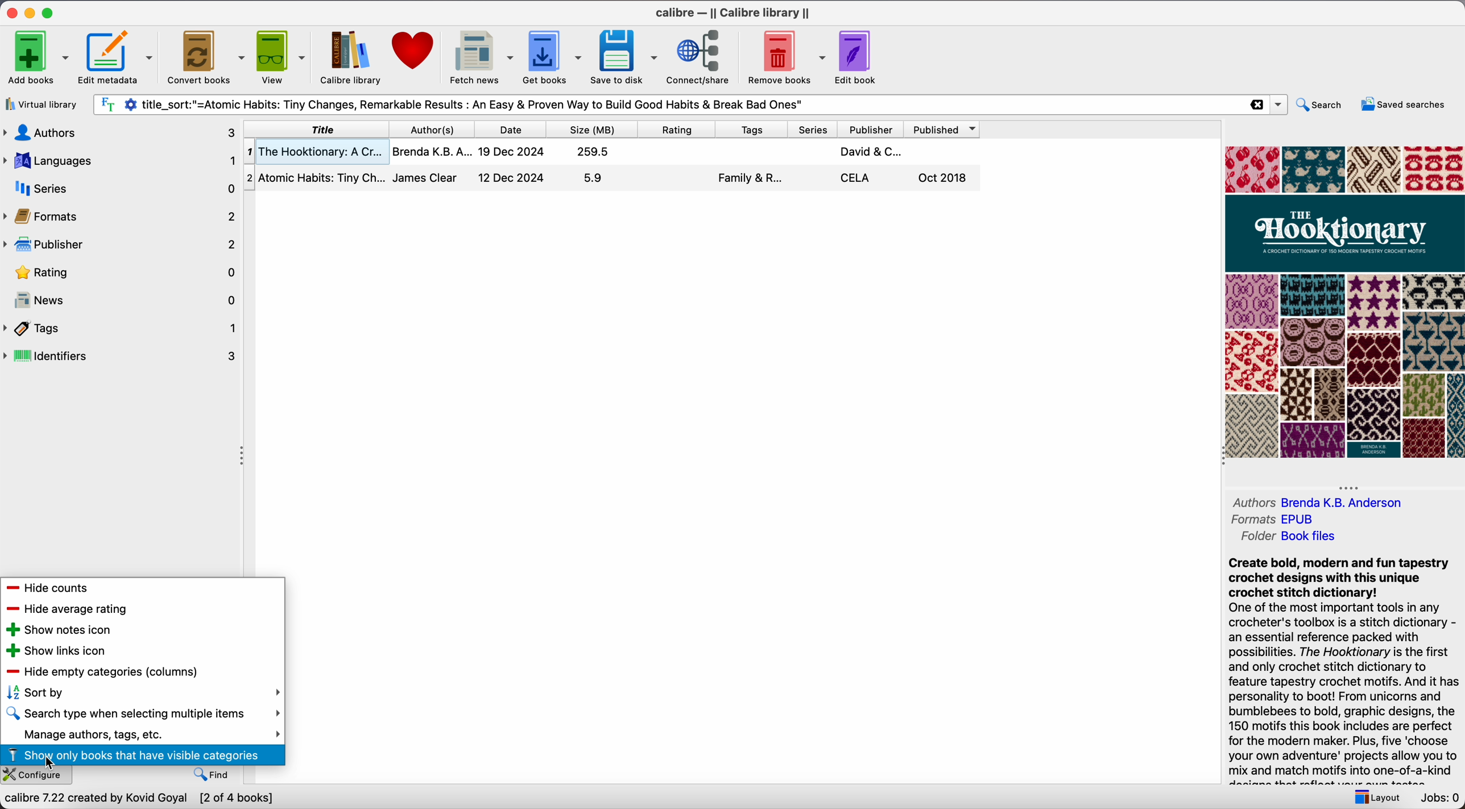 This screenshot has height=809, width=1465. What do you see at coordinates (55, 650) in the screenshot?
I see `show link icon` at bounding box center [55, 650].